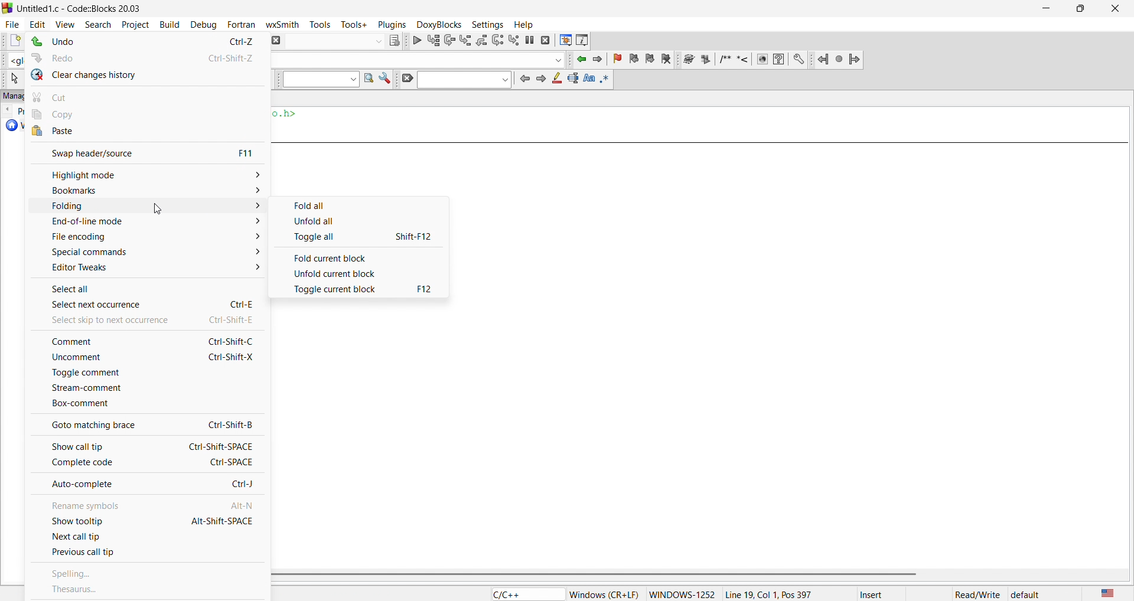 The height and width of the screenshot is (601, 1134). Describe the element at coordinates (333, 40) in the screenshot. I see `input box` at that location.